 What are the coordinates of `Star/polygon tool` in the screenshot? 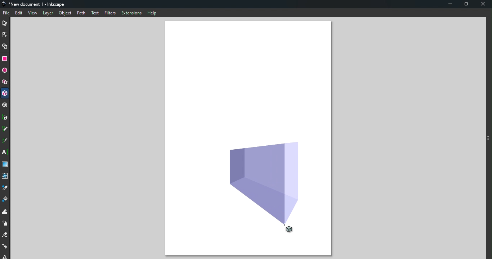 It's located at (5, 81).